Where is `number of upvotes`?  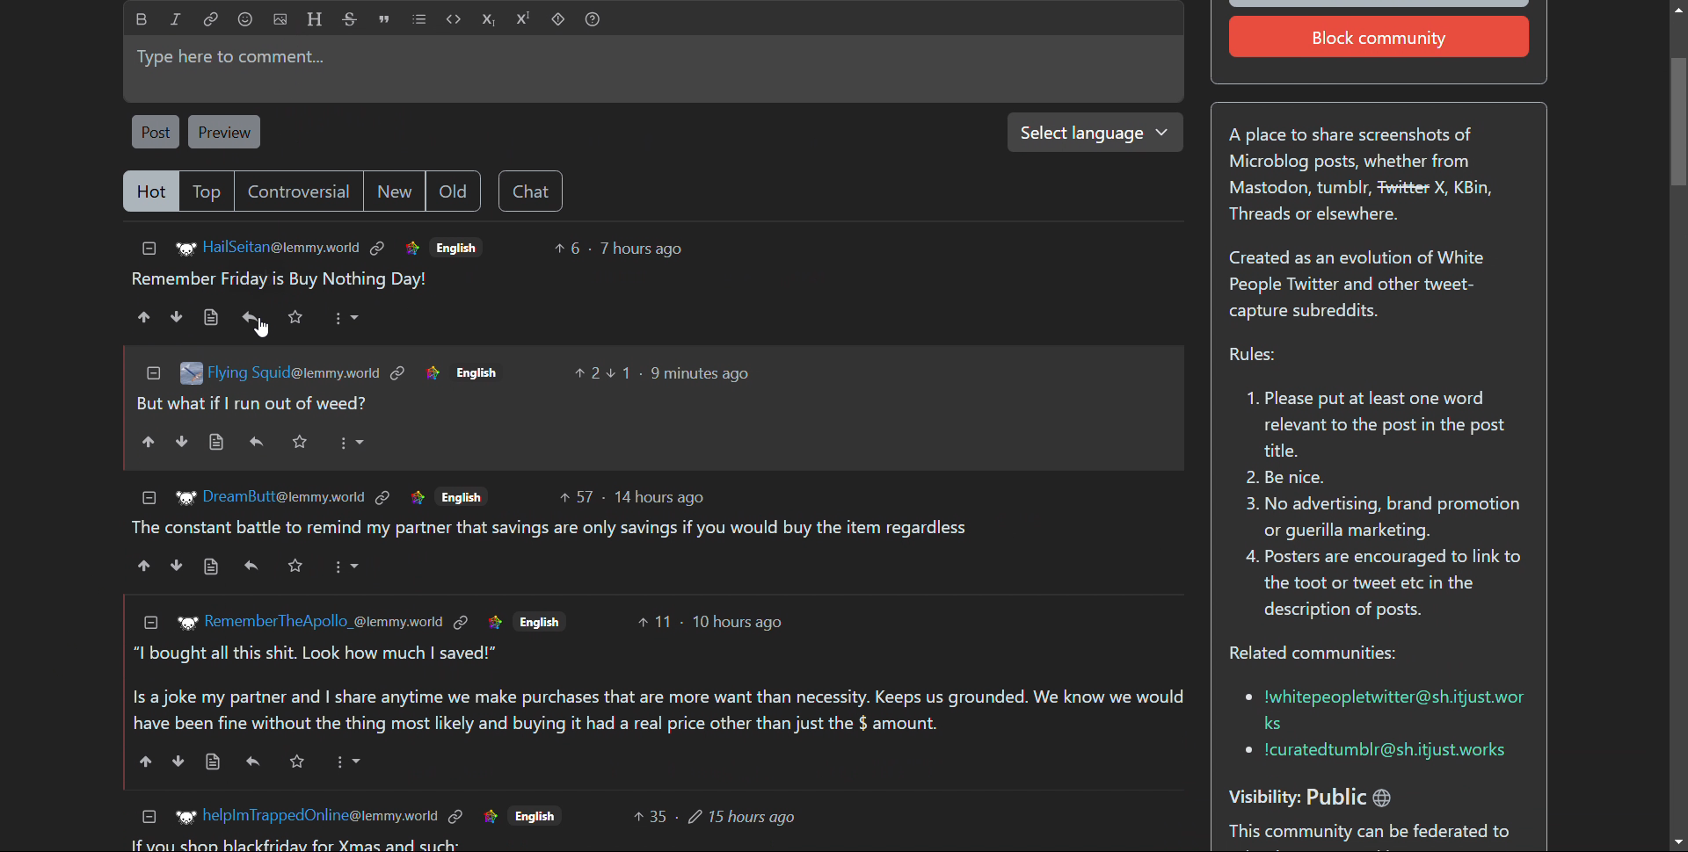 number of upvotes is located at coordinates (569, 249).